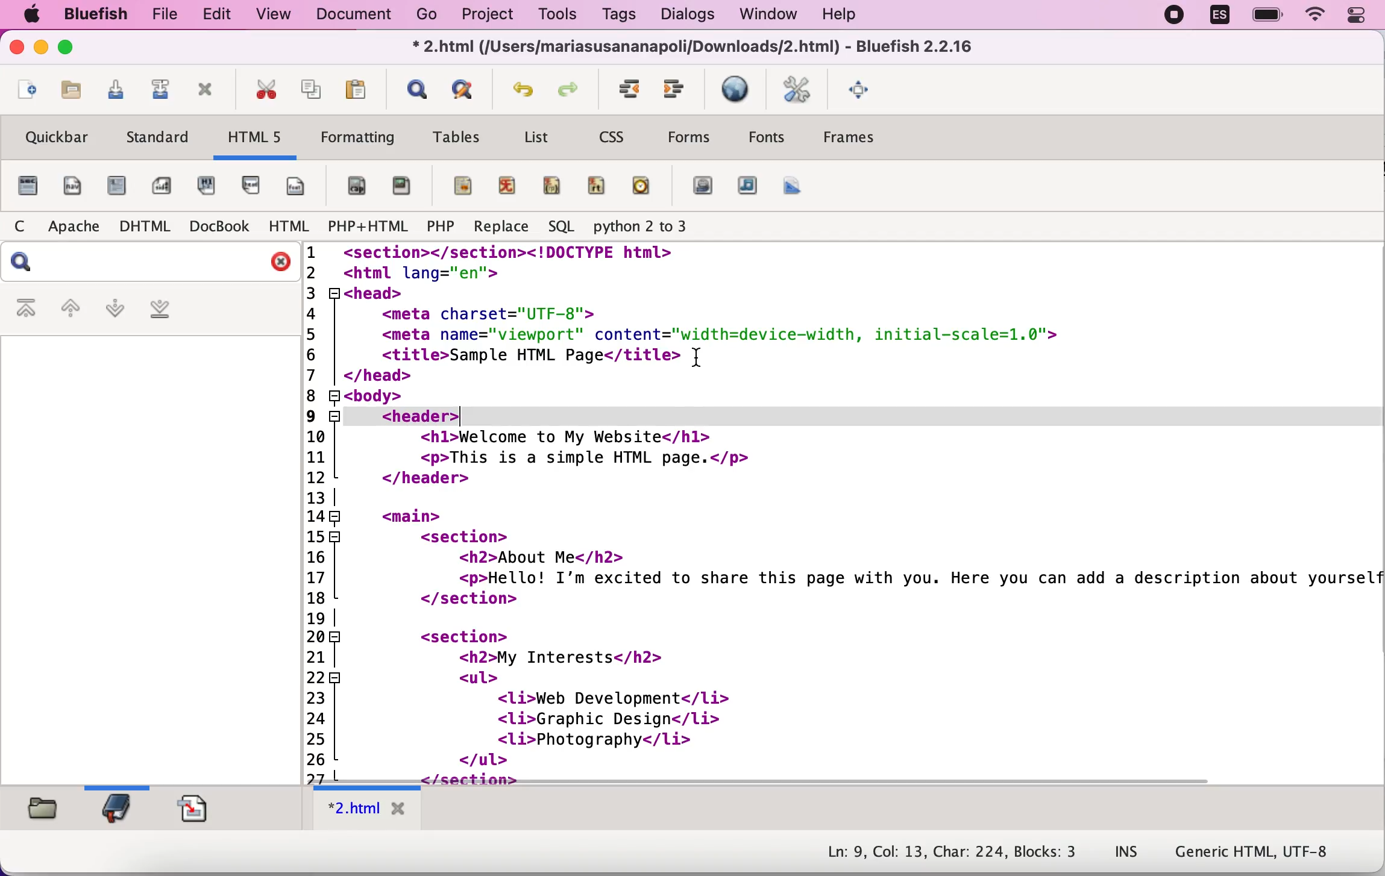 The height and width of the screenshot is (876, 1385). Describe the element at coordinates (218, 228) in the screenshot. I see `docbook` at that location.